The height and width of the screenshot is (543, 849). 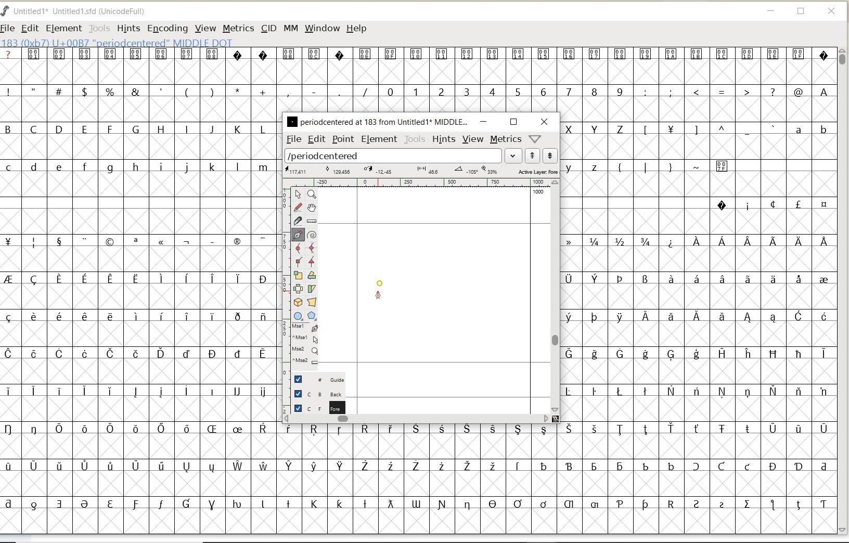 What do you see at coordinates (238, 29) in the screenshot?
I see `METRICS` at bounding box center [238, 29].